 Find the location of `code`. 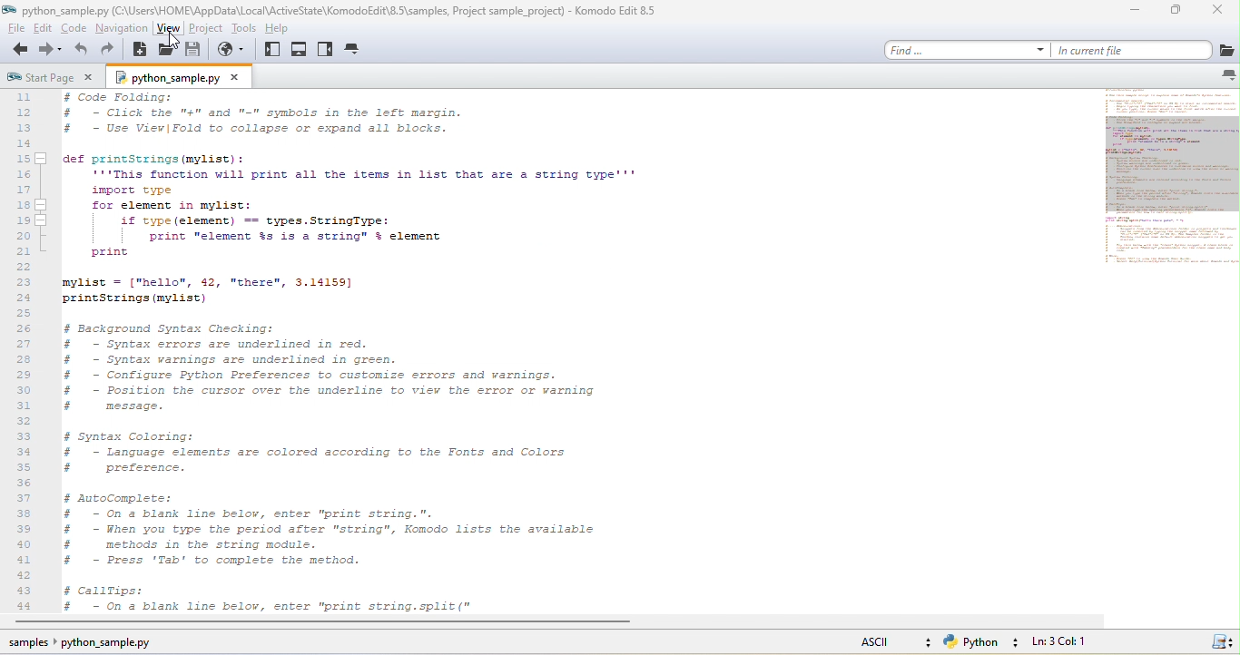

code is located at coordinates (82, 32).